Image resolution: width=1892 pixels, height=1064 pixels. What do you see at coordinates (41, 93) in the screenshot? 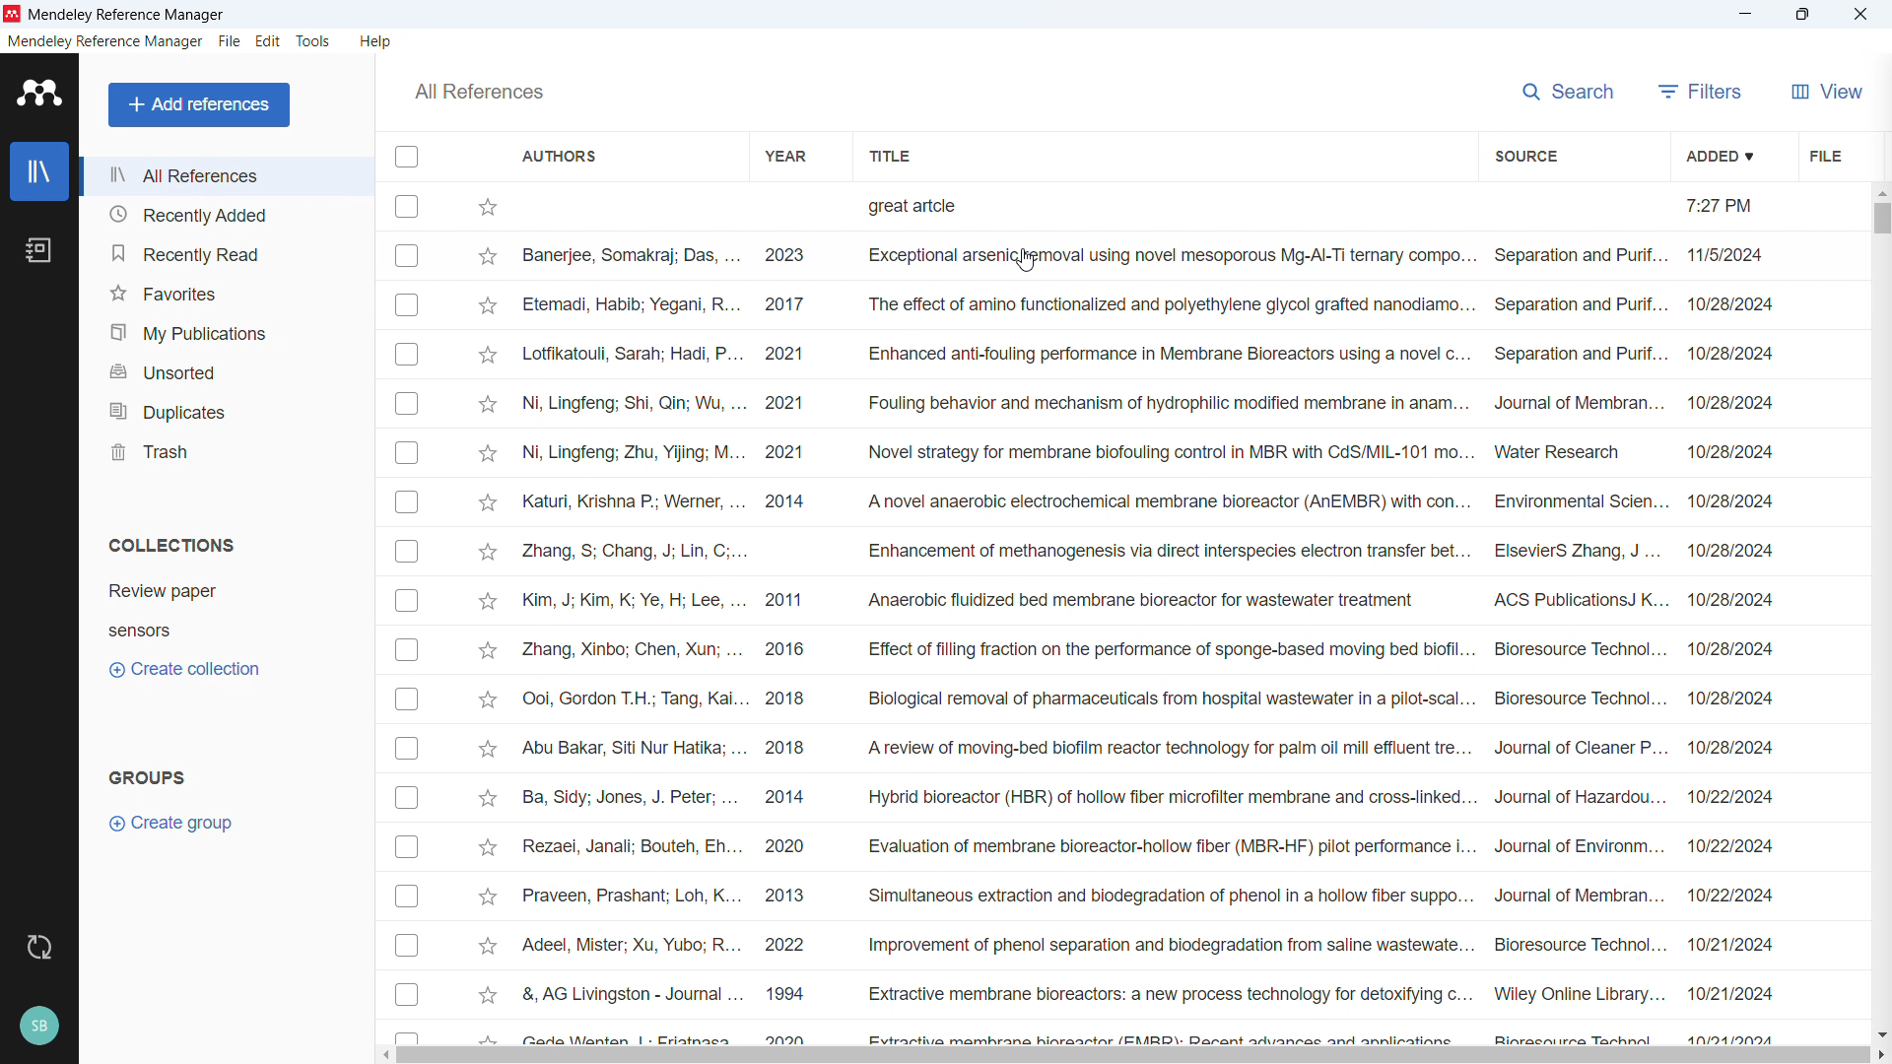
I see `logo` at bounding box center [41, 93].